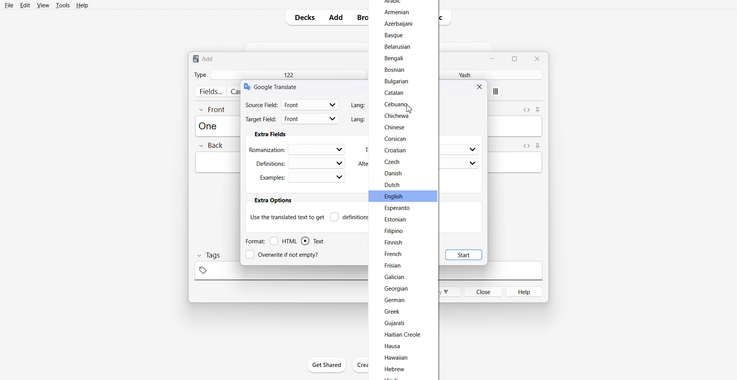 The height and width of the screenshot is (380, 737). What do you see at coordinates (284, 254) in the screenshot?
I see `Overwrite if not empty` at bounding box center [284, 254].